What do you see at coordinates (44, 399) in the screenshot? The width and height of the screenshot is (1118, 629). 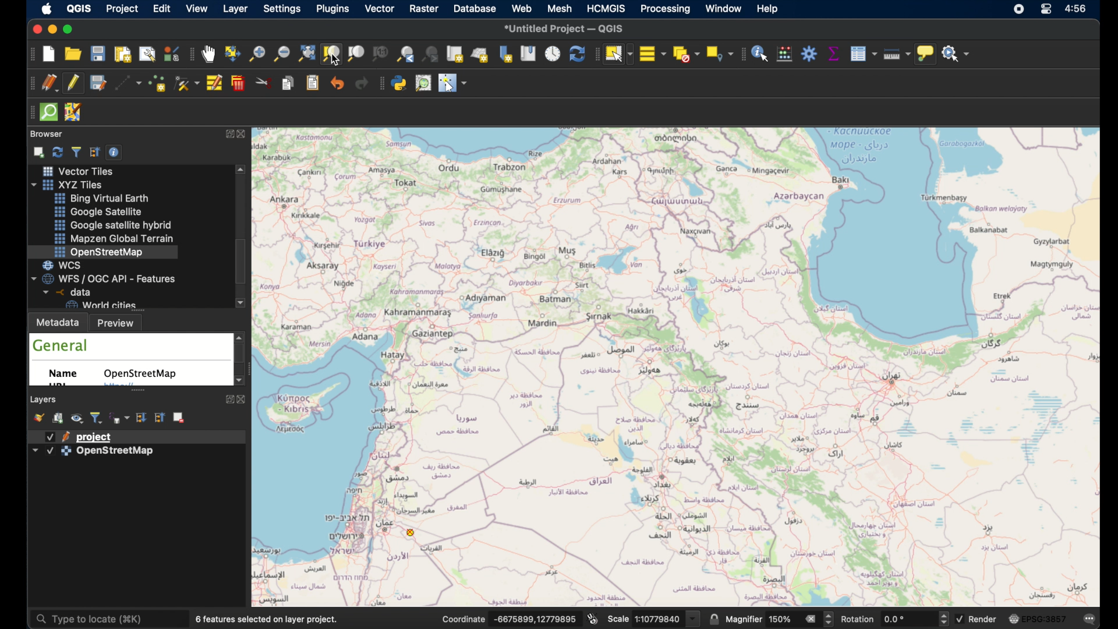 I see `layers` at bounding box center [44, 399].